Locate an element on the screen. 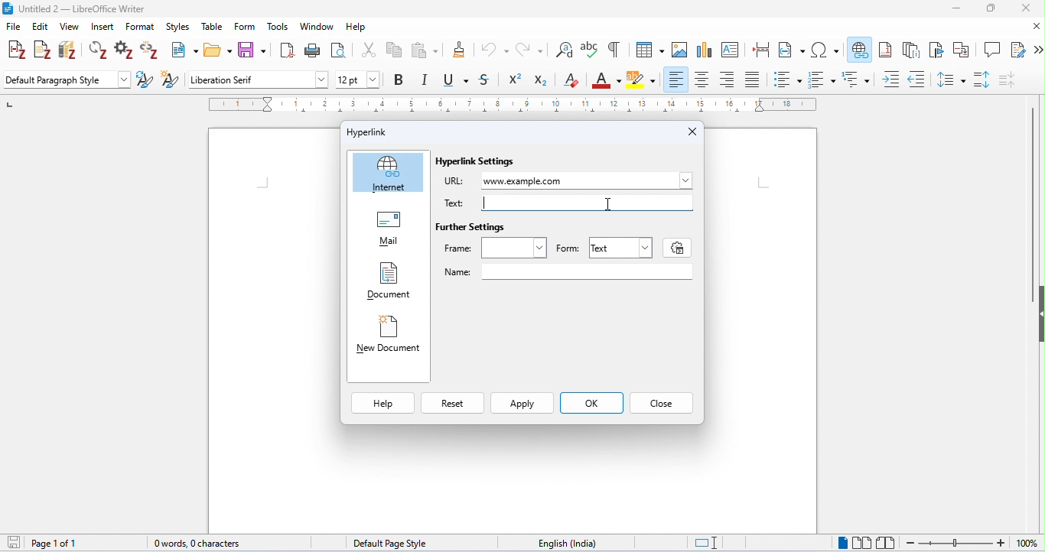 The image size is (1045, 552). multipage view is located at coordinates (861, 542).